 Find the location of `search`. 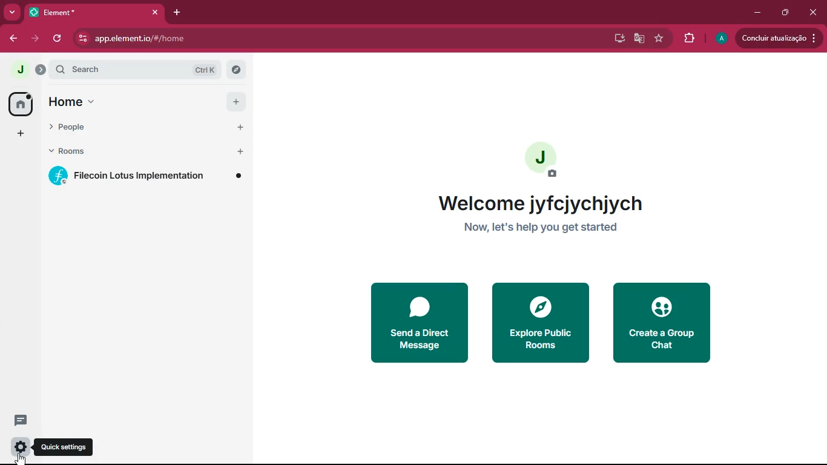

search is located at coordinates (135, 70).